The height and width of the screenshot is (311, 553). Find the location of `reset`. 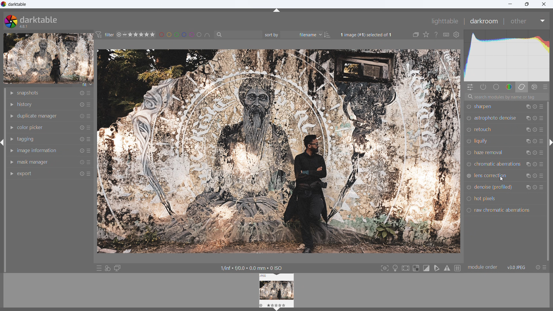

reset is located at coordinates (536, 118).